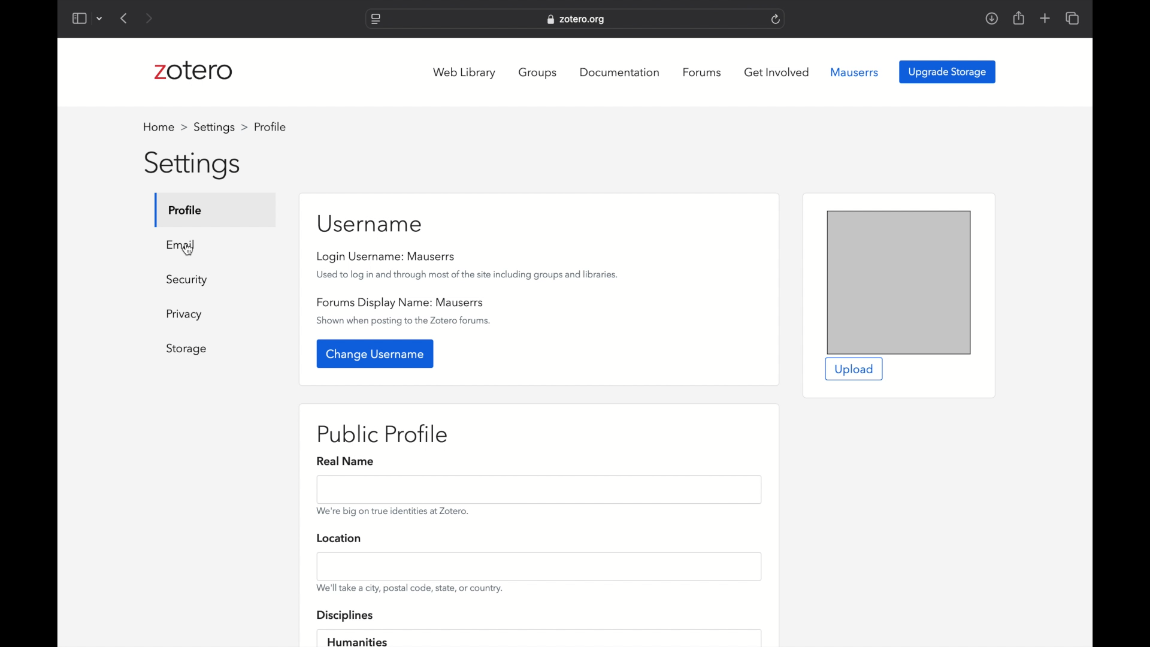 The height and width of the screenshot is (647, 1150). What do you see at coordinates (1073, 18) in the screenshot?
I see `show tab overview` at bounding box center [1073, 18].